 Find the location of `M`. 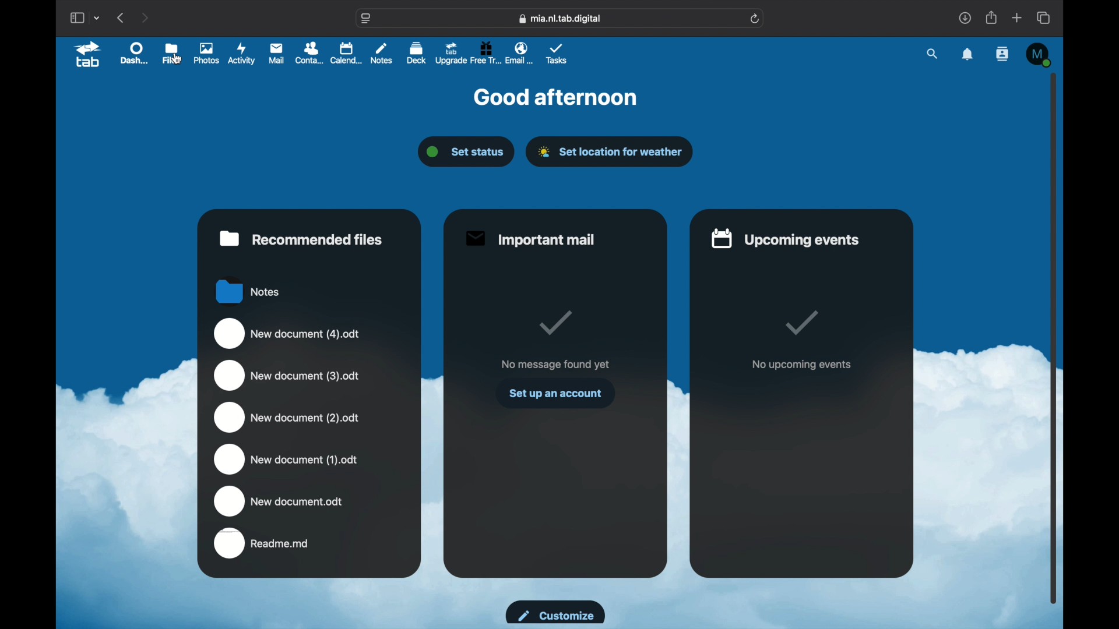

M is located at coordinates (1039, 55).